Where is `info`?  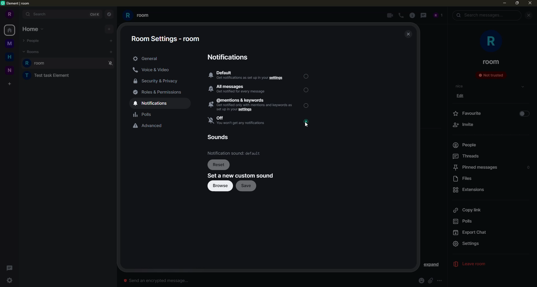 info is located at coordinates (413, 15).